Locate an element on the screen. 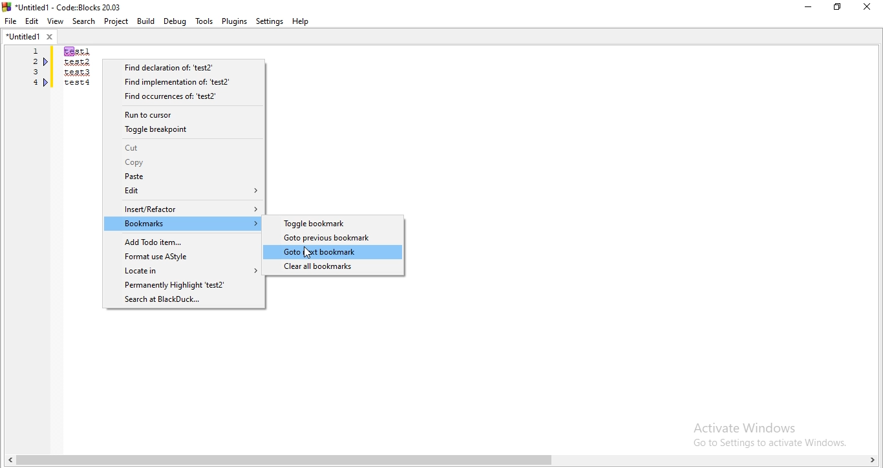 This screenshot has height=468, width=883. Search at BlackDuck.. is located at coordinates (183, 301).